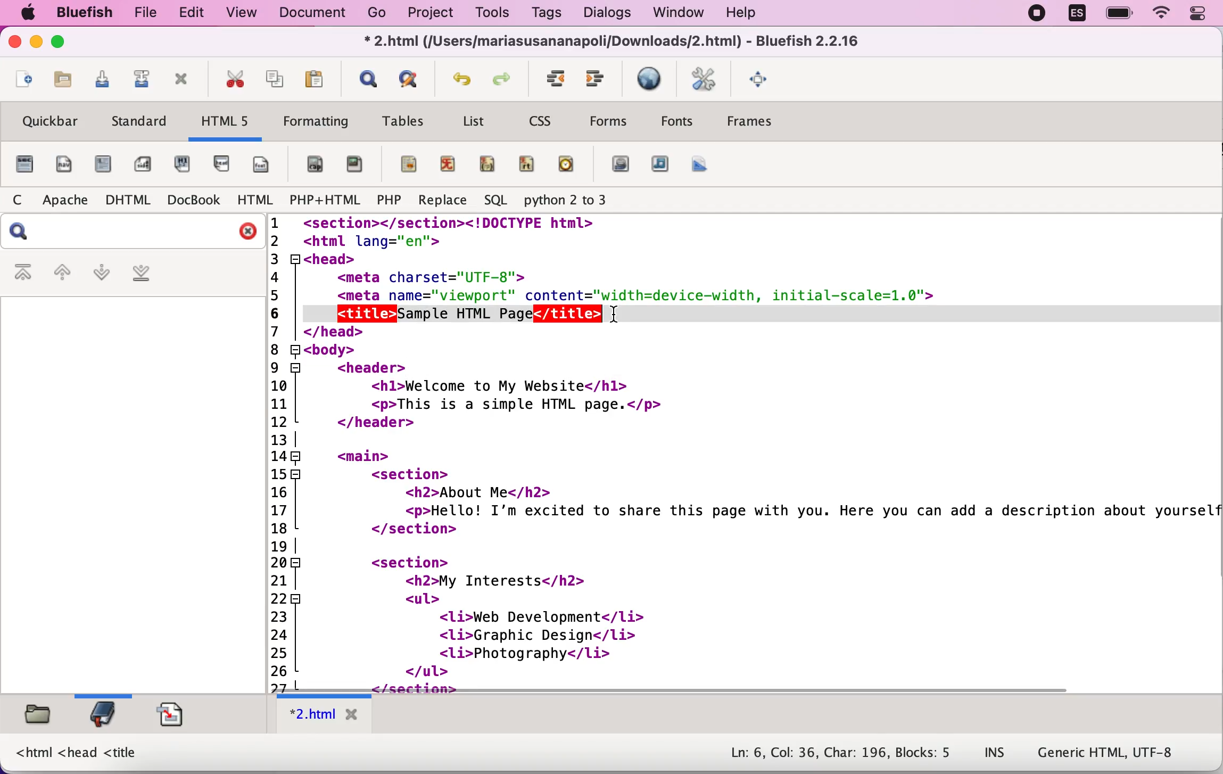 The image size is (1223, 774). What do you see at coordinates (669, 689) in the screenshot?
I see `scroll bar` at bounding box center [669, 689].